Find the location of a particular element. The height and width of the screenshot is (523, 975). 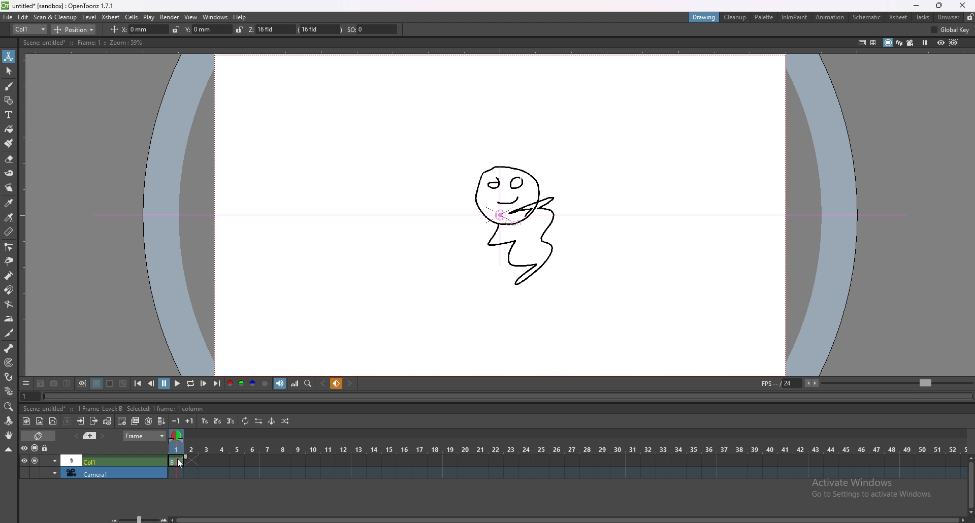

lock is located at coordinates (969, 17).